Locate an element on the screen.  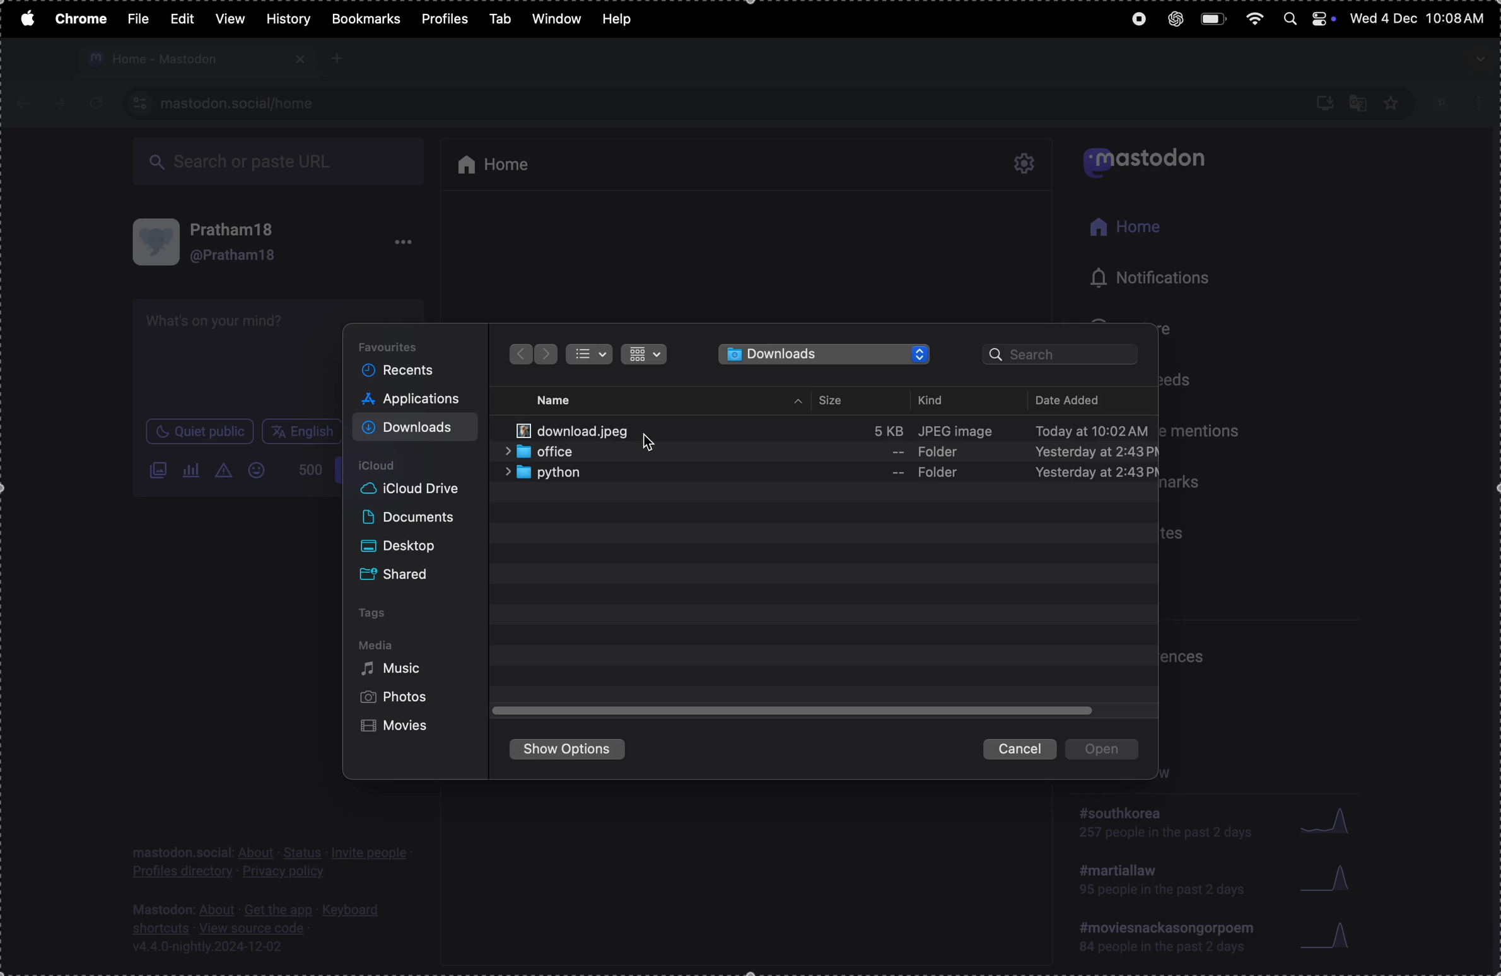
Bullet list is located at coordinates (590, 355).